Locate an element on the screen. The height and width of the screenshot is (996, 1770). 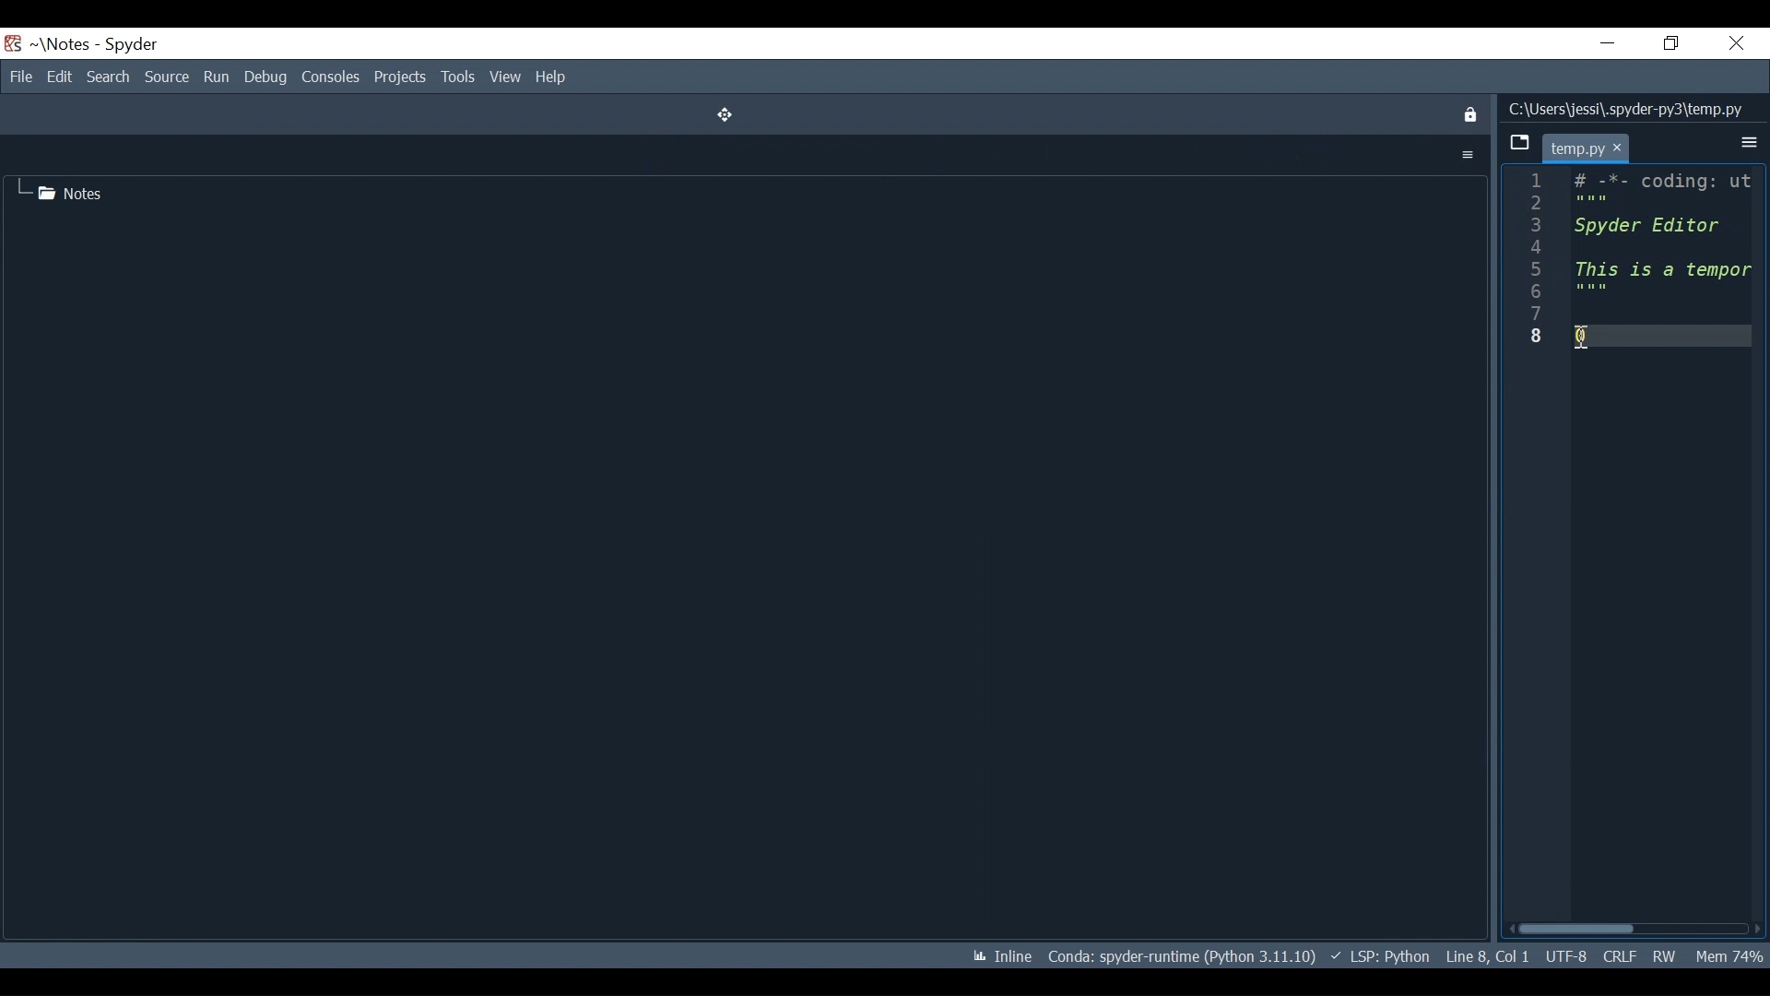
 C:\Users\jessi\.spyder-py3\temp.py is located at coordinates (1628, 107).